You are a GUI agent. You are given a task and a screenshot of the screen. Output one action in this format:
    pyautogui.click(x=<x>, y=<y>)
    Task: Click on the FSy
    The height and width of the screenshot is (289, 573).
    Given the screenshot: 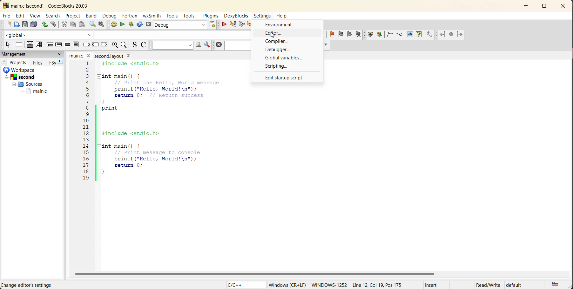 What is the action you would take?
    pyautogui.click(x=52, y=62)
    